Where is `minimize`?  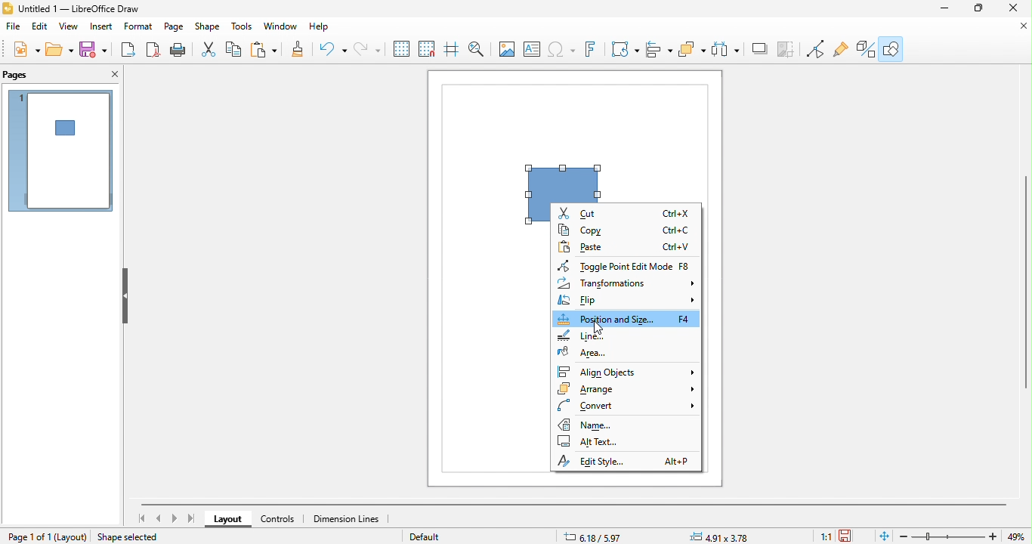 minimize is located at coordinates (1018, 26).